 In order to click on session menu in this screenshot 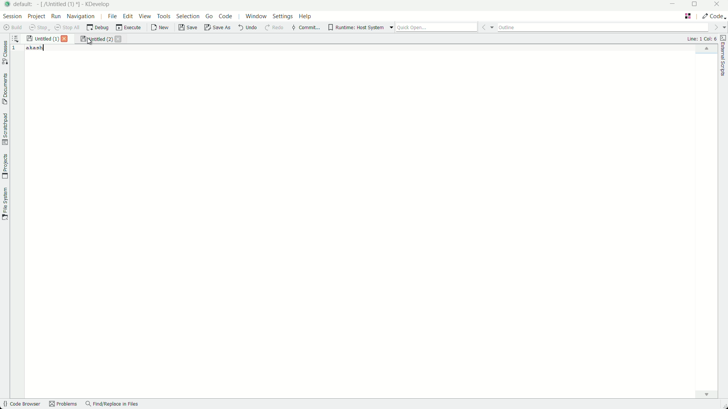, I will do `click(12, 17)`.